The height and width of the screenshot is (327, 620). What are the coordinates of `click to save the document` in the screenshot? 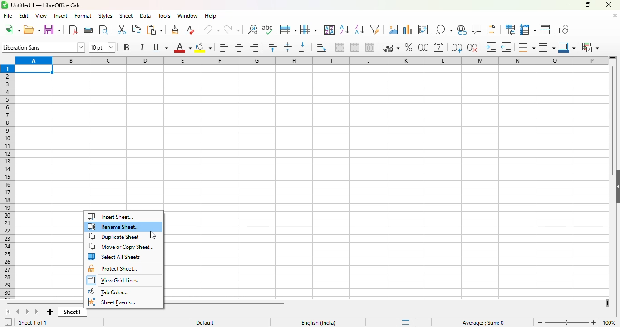 It's located at (8, 322).